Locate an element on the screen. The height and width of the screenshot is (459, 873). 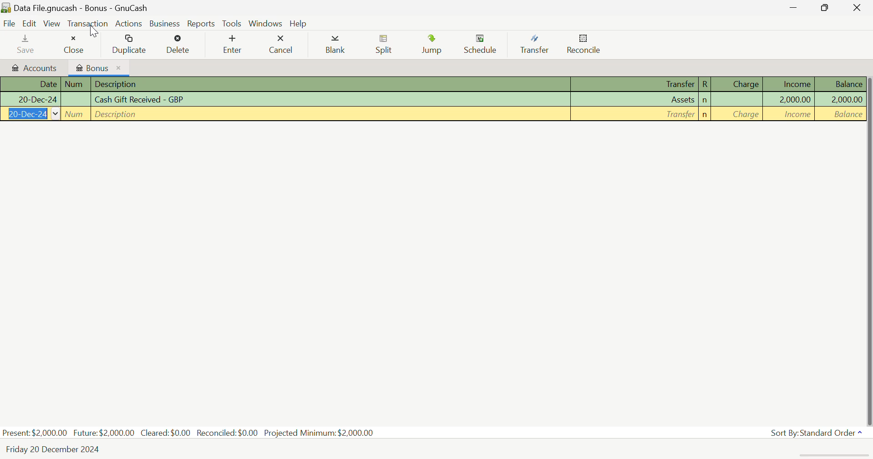
Scroll Bar is located at coordinates (868, 248).